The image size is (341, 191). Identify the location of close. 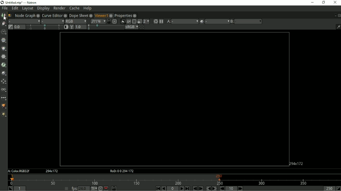
(91, 15).